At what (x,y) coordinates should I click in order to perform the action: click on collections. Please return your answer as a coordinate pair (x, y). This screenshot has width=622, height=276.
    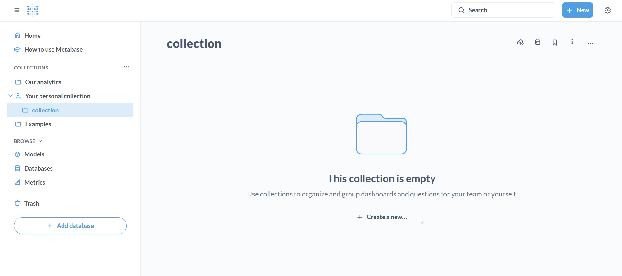
    Looking at the image, I should click on (28, 67).